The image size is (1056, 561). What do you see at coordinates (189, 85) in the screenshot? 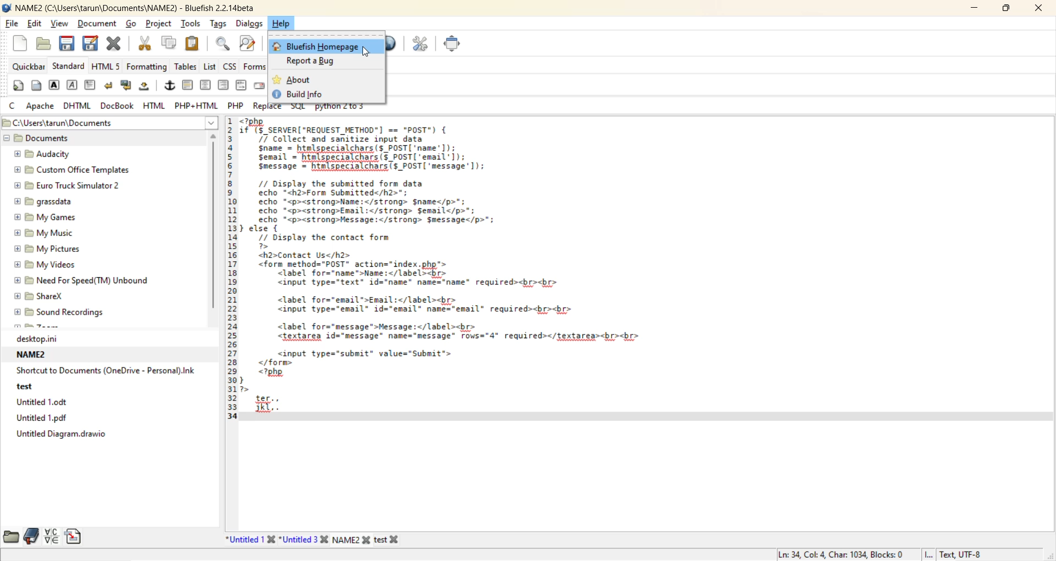
I see `horizontal rule` at bounding box center [189, 85].